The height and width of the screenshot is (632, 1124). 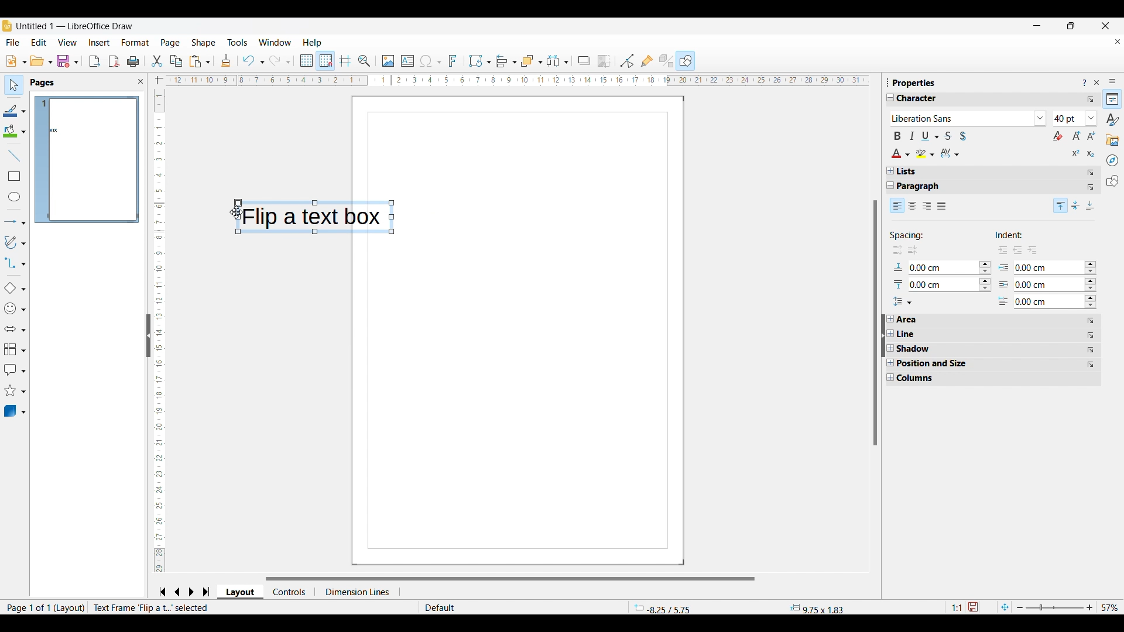 What do you see at coordinates (15, 110) in the screenshot?
I see `Line color options` at bounding box center [15, 110].